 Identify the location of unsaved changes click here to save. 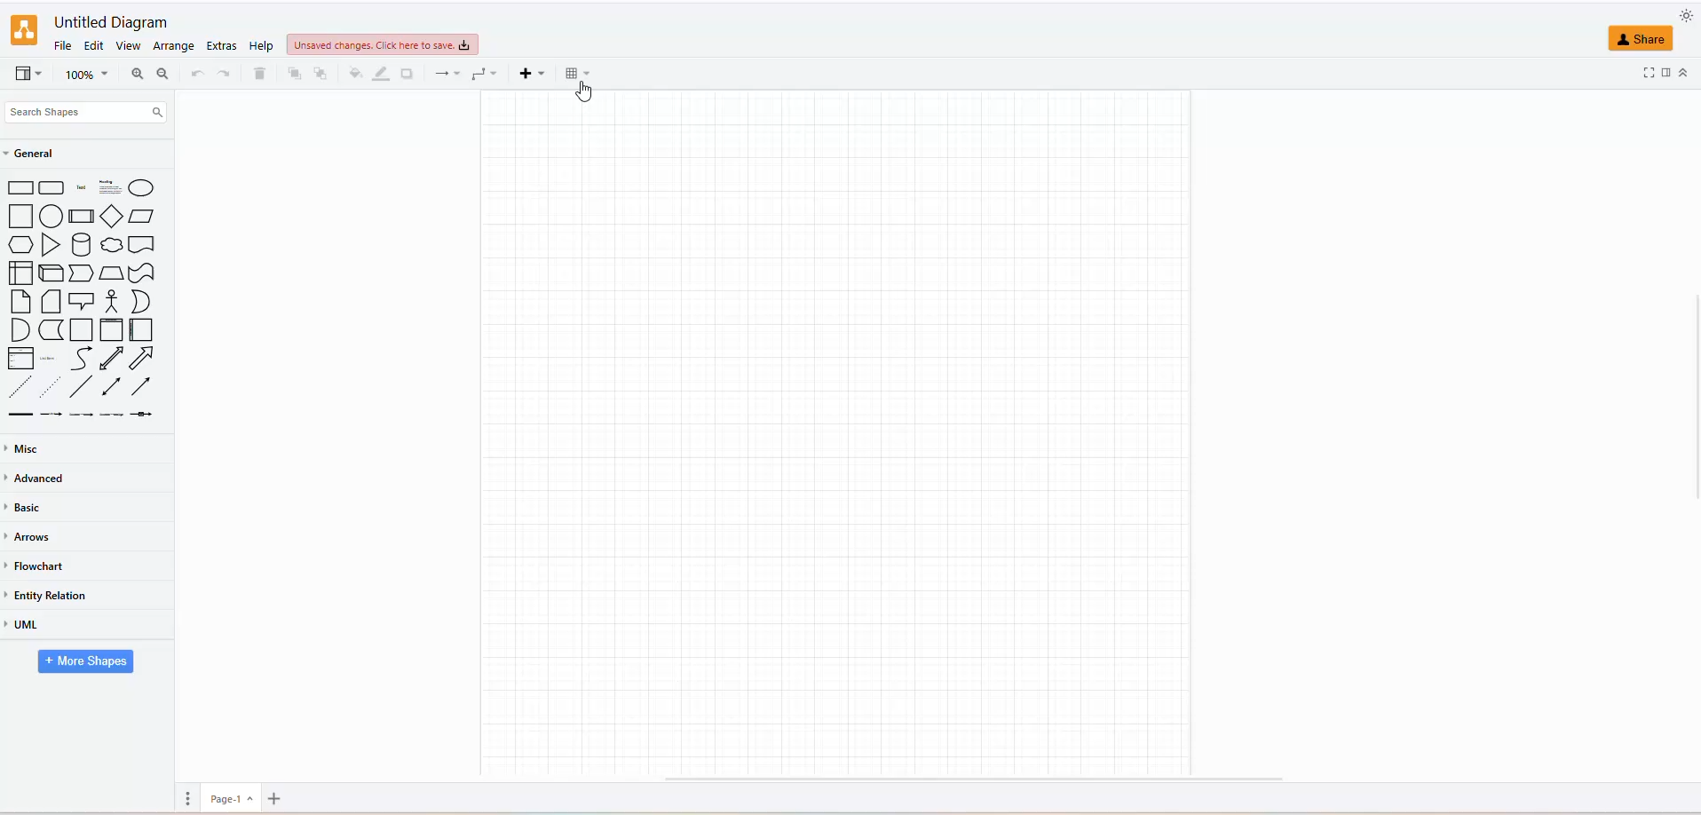
(381, 46).